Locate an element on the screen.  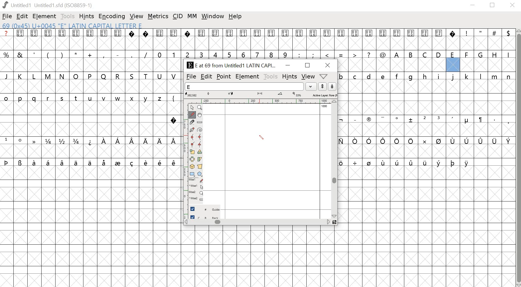
empty cells is located at coordinates (90, 65).